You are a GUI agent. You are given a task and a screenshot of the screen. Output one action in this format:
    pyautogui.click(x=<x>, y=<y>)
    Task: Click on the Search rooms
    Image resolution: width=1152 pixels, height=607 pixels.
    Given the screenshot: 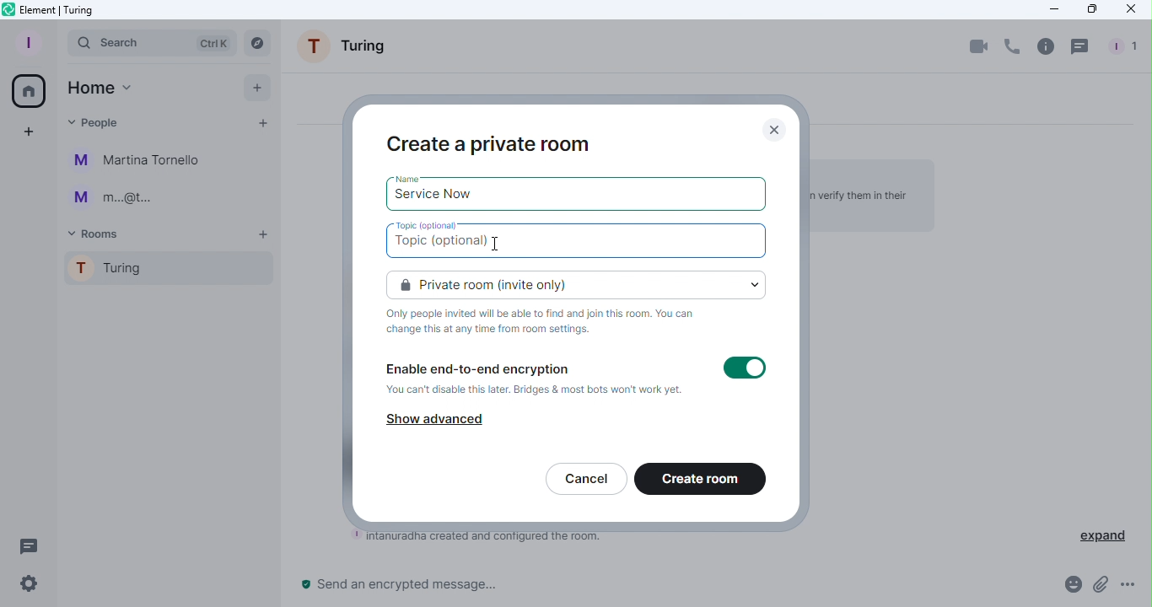 What is the action you would take?
    pyautogui.click(x=260, y=43)
    